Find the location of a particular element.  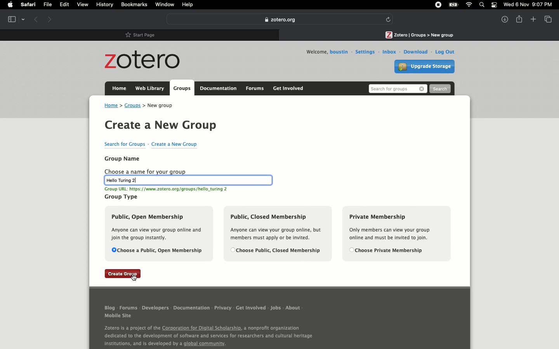

Group type is located at coordinates (122, 197).